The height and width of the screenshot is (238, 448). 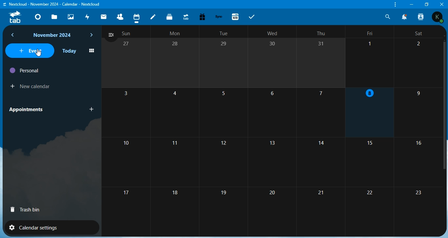 I want to click on tab, so click(x=18, y=17).